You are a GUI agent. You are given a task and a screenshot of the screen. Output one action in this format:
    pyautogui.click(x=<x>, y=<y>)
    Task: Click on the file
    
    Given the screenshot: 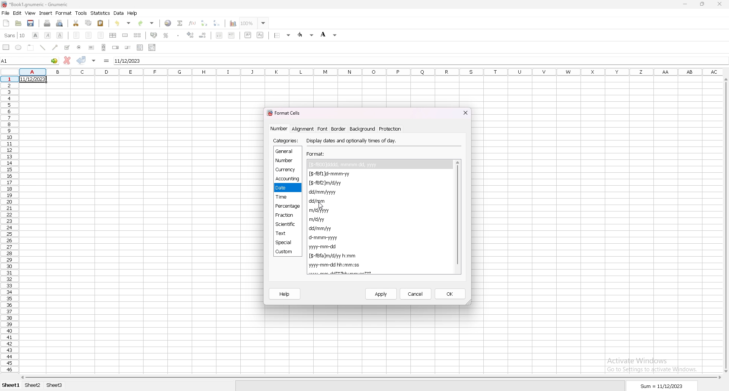 What is the action you would take?
    pyautogui.click(x=5, y=13)
    